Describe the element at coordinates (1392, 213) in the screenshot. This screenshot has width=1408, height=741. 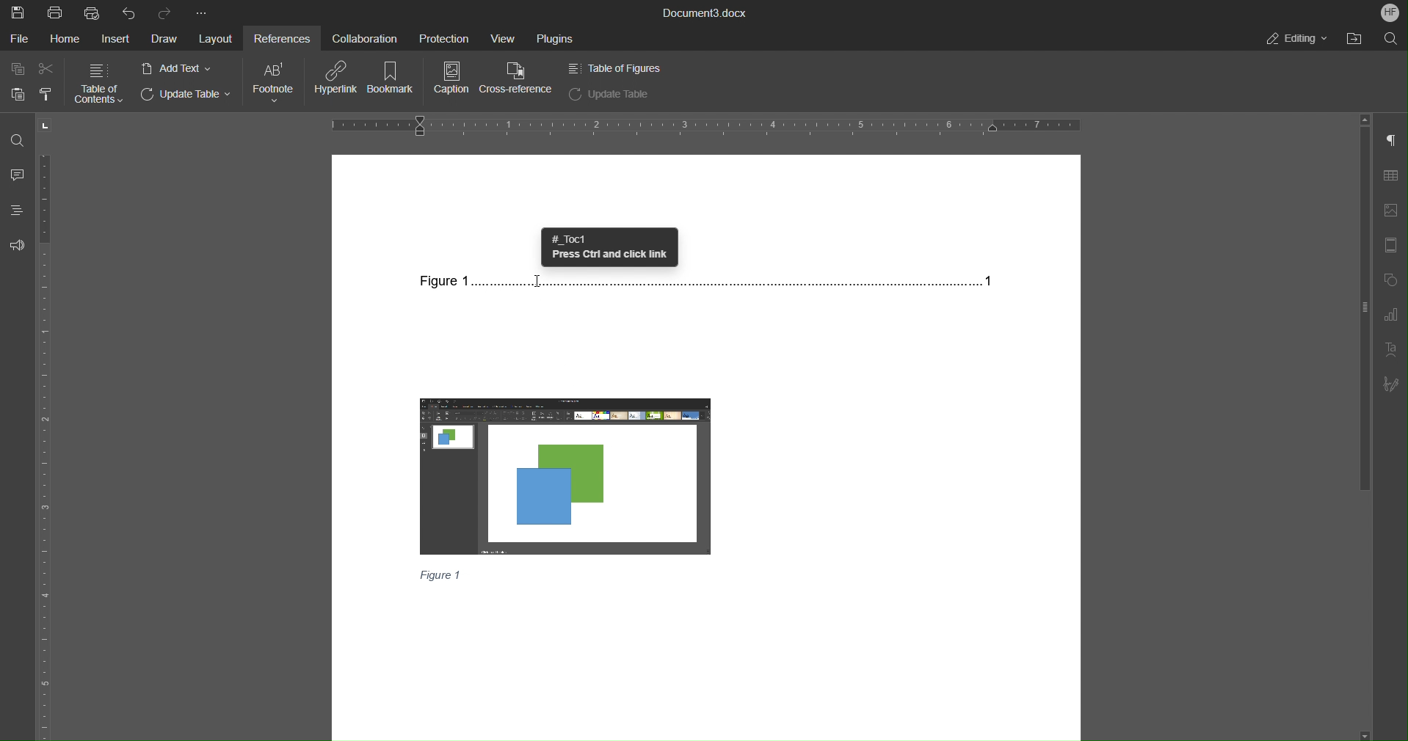
I see `Image Settings` at that location.